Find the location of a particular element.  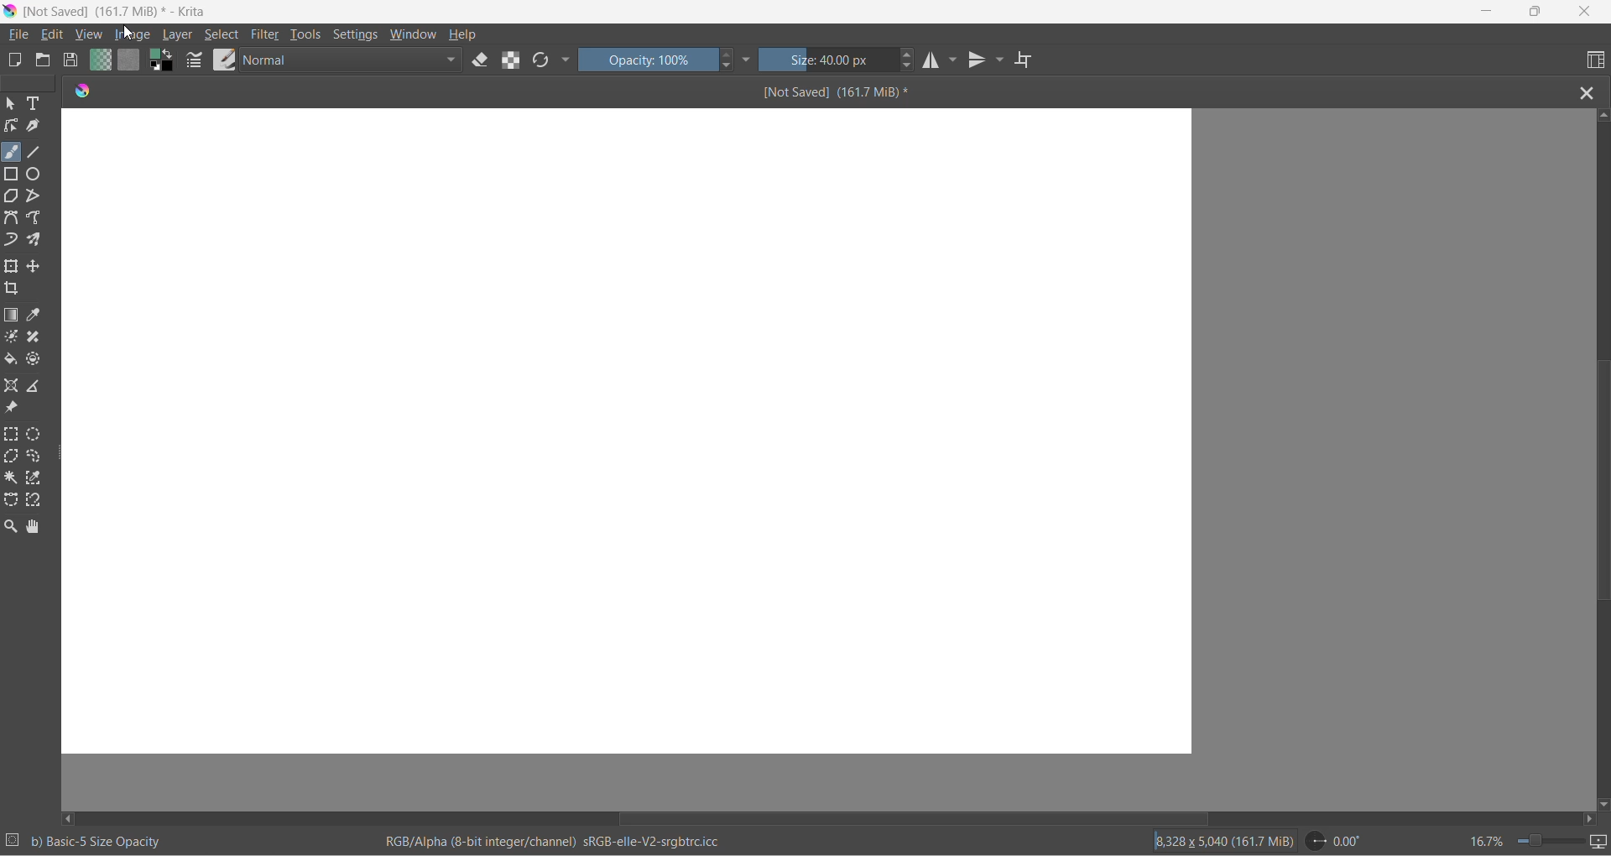

similar color selection tool is located at coordinates (37, 481).